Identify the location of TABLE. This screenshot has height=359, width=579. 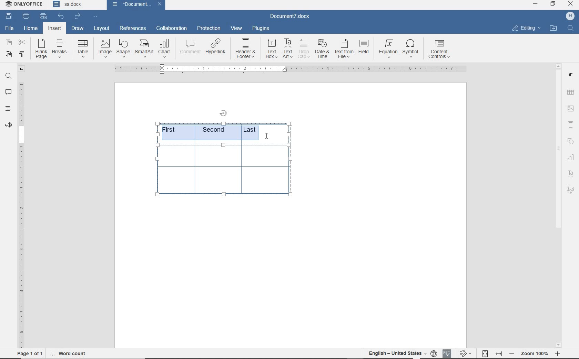
(570, 92).